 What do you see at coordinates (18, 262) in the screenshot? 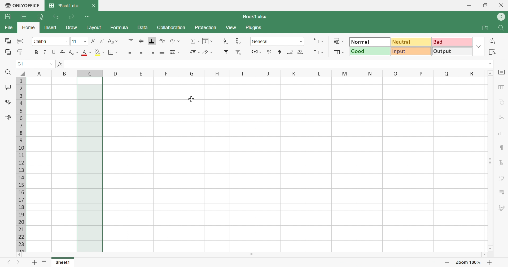
I see `Next` at bounding box center [18, 262].